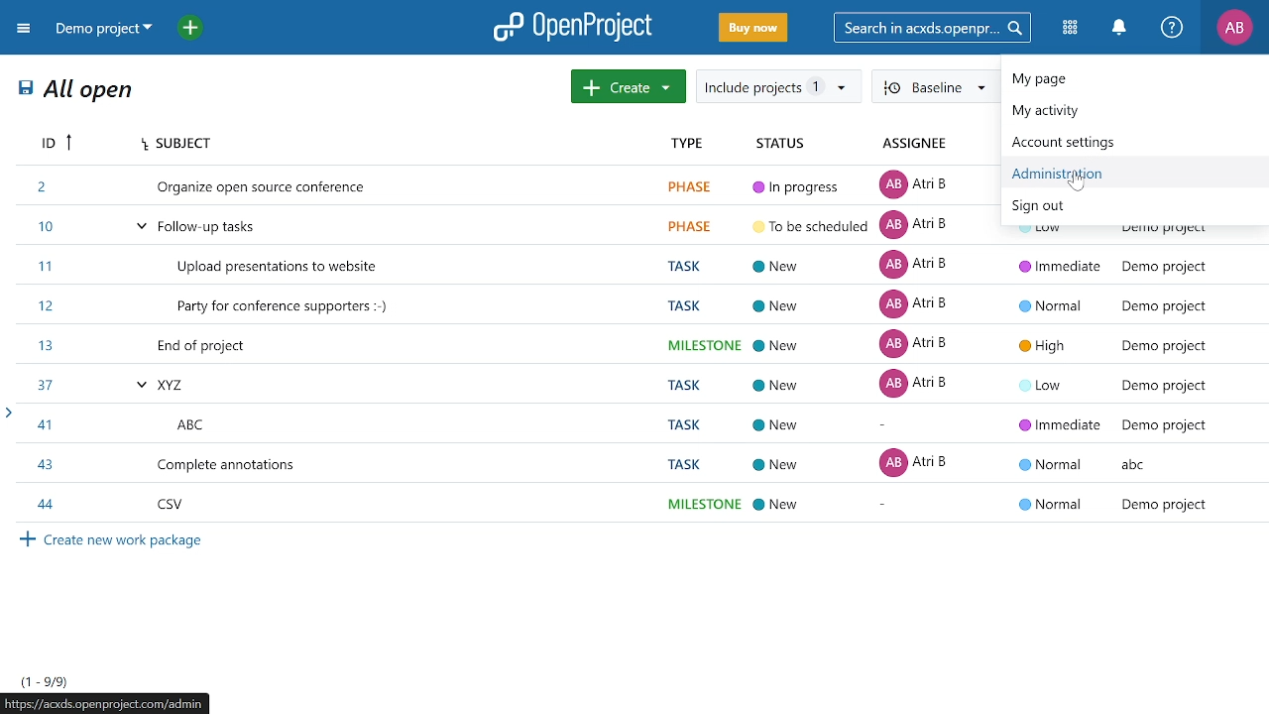 This screenshot has width=1269, height=714. What do you see at coordinates (27, 32) in the screenshot?
I see `Open Menu` at bounding box center [27, 32].